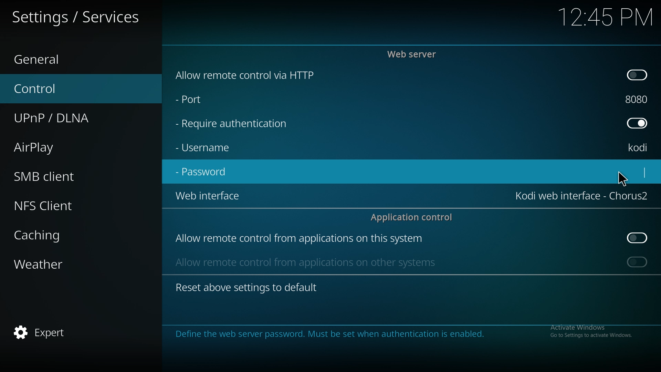  What do you see at coordinates (58, 333) in the screenshot?
I see `expert` at bounding box center [58, 333].